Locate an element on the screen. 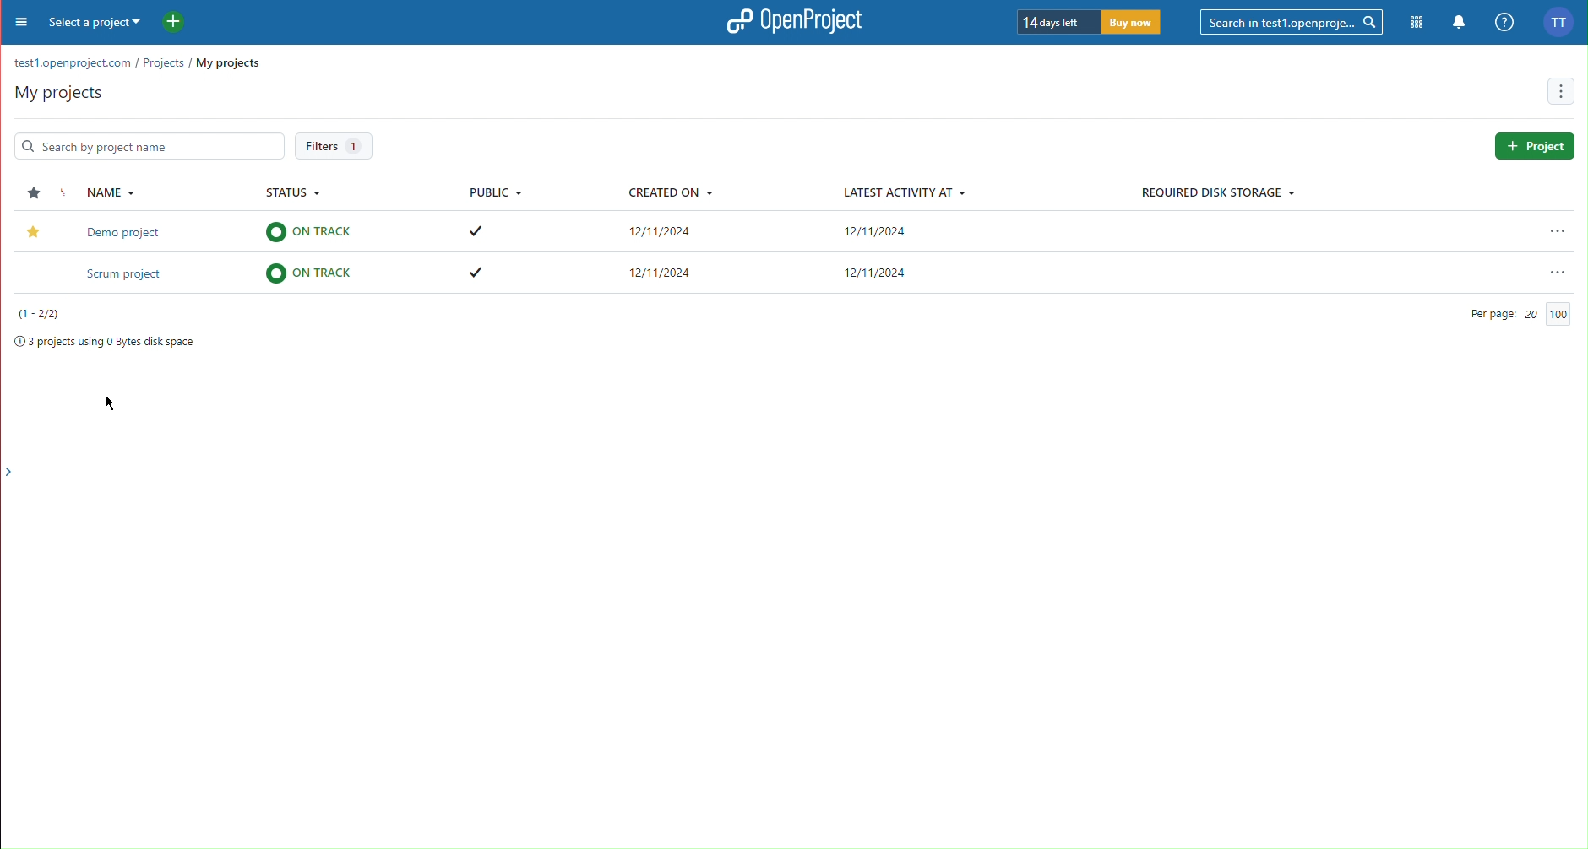 This screenshot has height=849, width=1588. Created On is located at coordinates (669, 195).